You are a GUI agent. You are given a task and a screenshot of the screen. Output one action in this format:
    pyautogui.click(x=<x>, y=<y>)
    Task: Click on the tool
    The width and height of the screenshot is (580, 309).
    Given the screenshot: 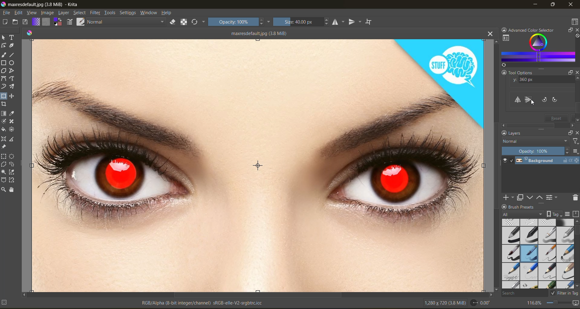 What is the action you would take?
    pyautogui.click(x=13, y=164)
    